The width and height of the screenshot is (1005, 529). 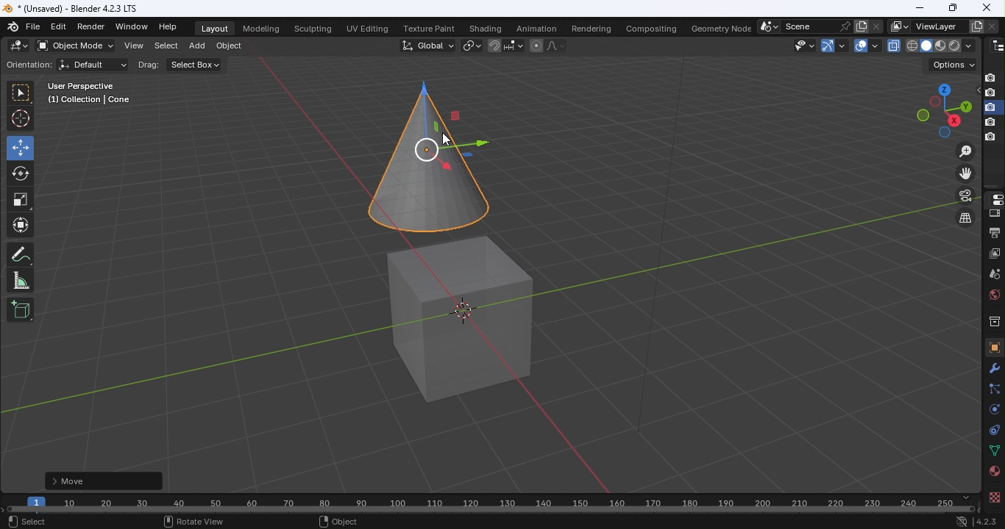 What do you see at coordinates (514, 45) in the screenshot?
I see `Snapping` at bounding box center [514, 45].